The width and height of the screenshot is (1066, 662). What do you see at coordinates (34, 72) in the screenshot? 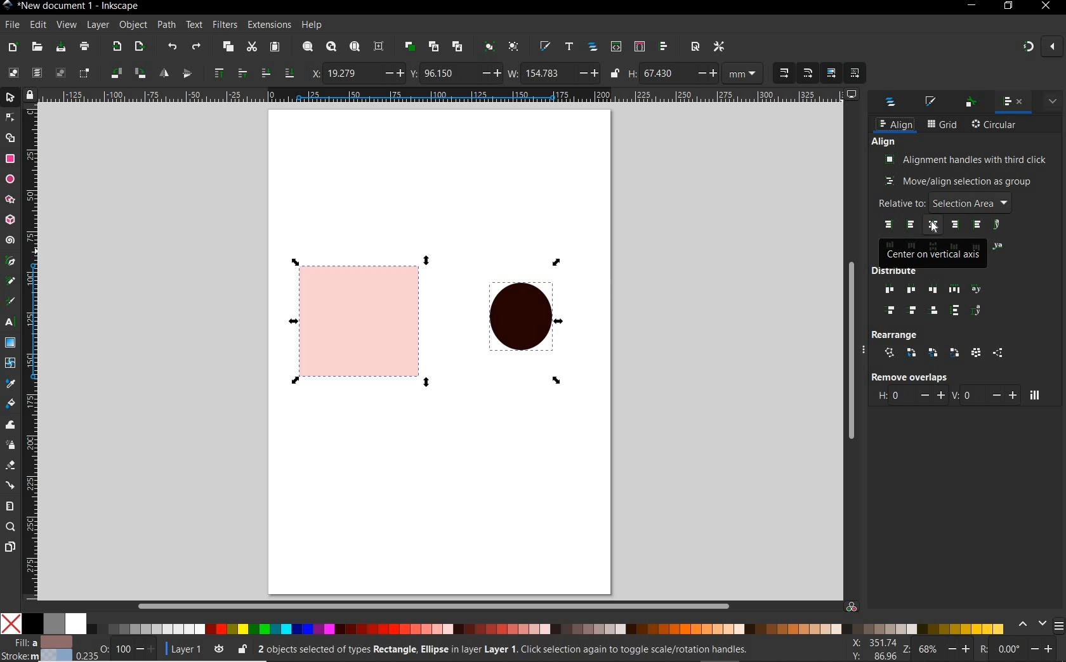
I see `select all in all layers` at bounding box center [34, 72].